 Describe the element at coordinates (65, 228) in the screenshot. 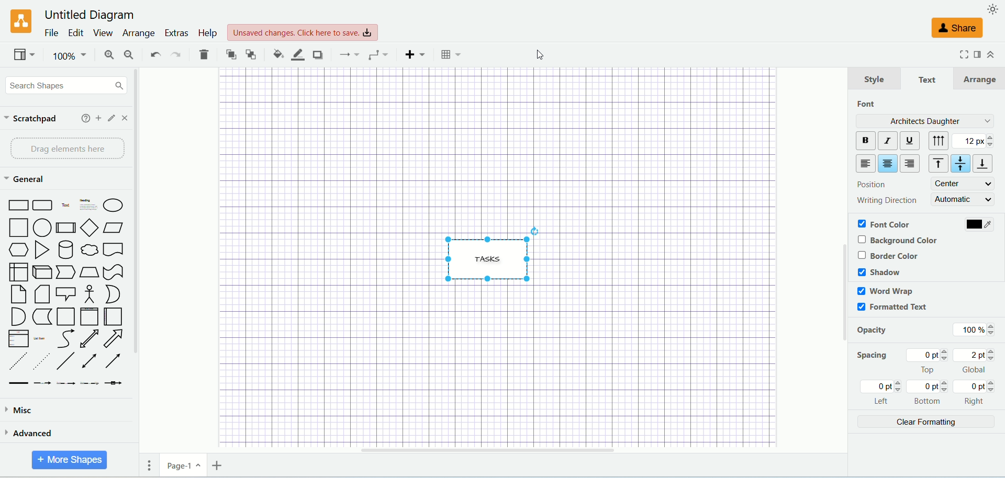

I see `Process` at that location.